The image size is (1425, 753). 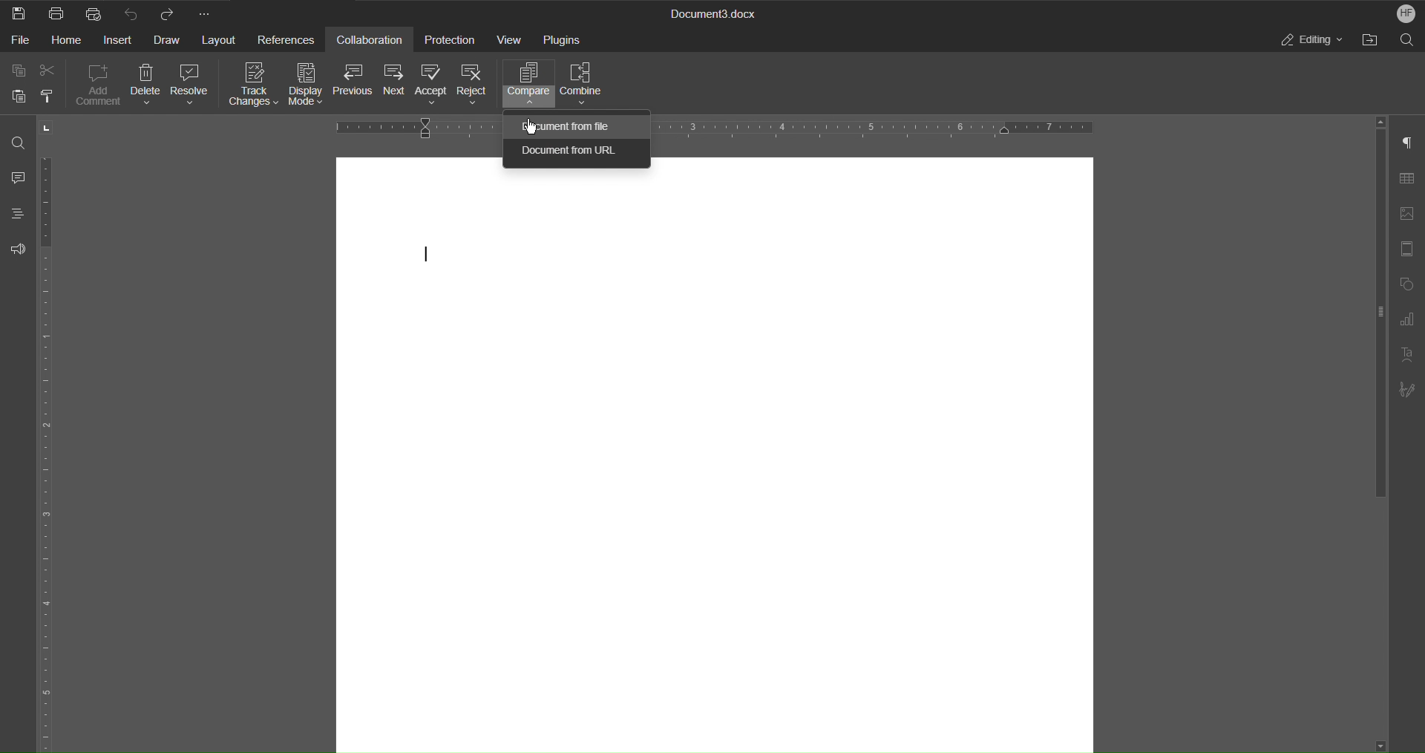 What do you see at coordinates (531, 125) in the screenshot?
I see `cursor` at bounding box center [531, 125].